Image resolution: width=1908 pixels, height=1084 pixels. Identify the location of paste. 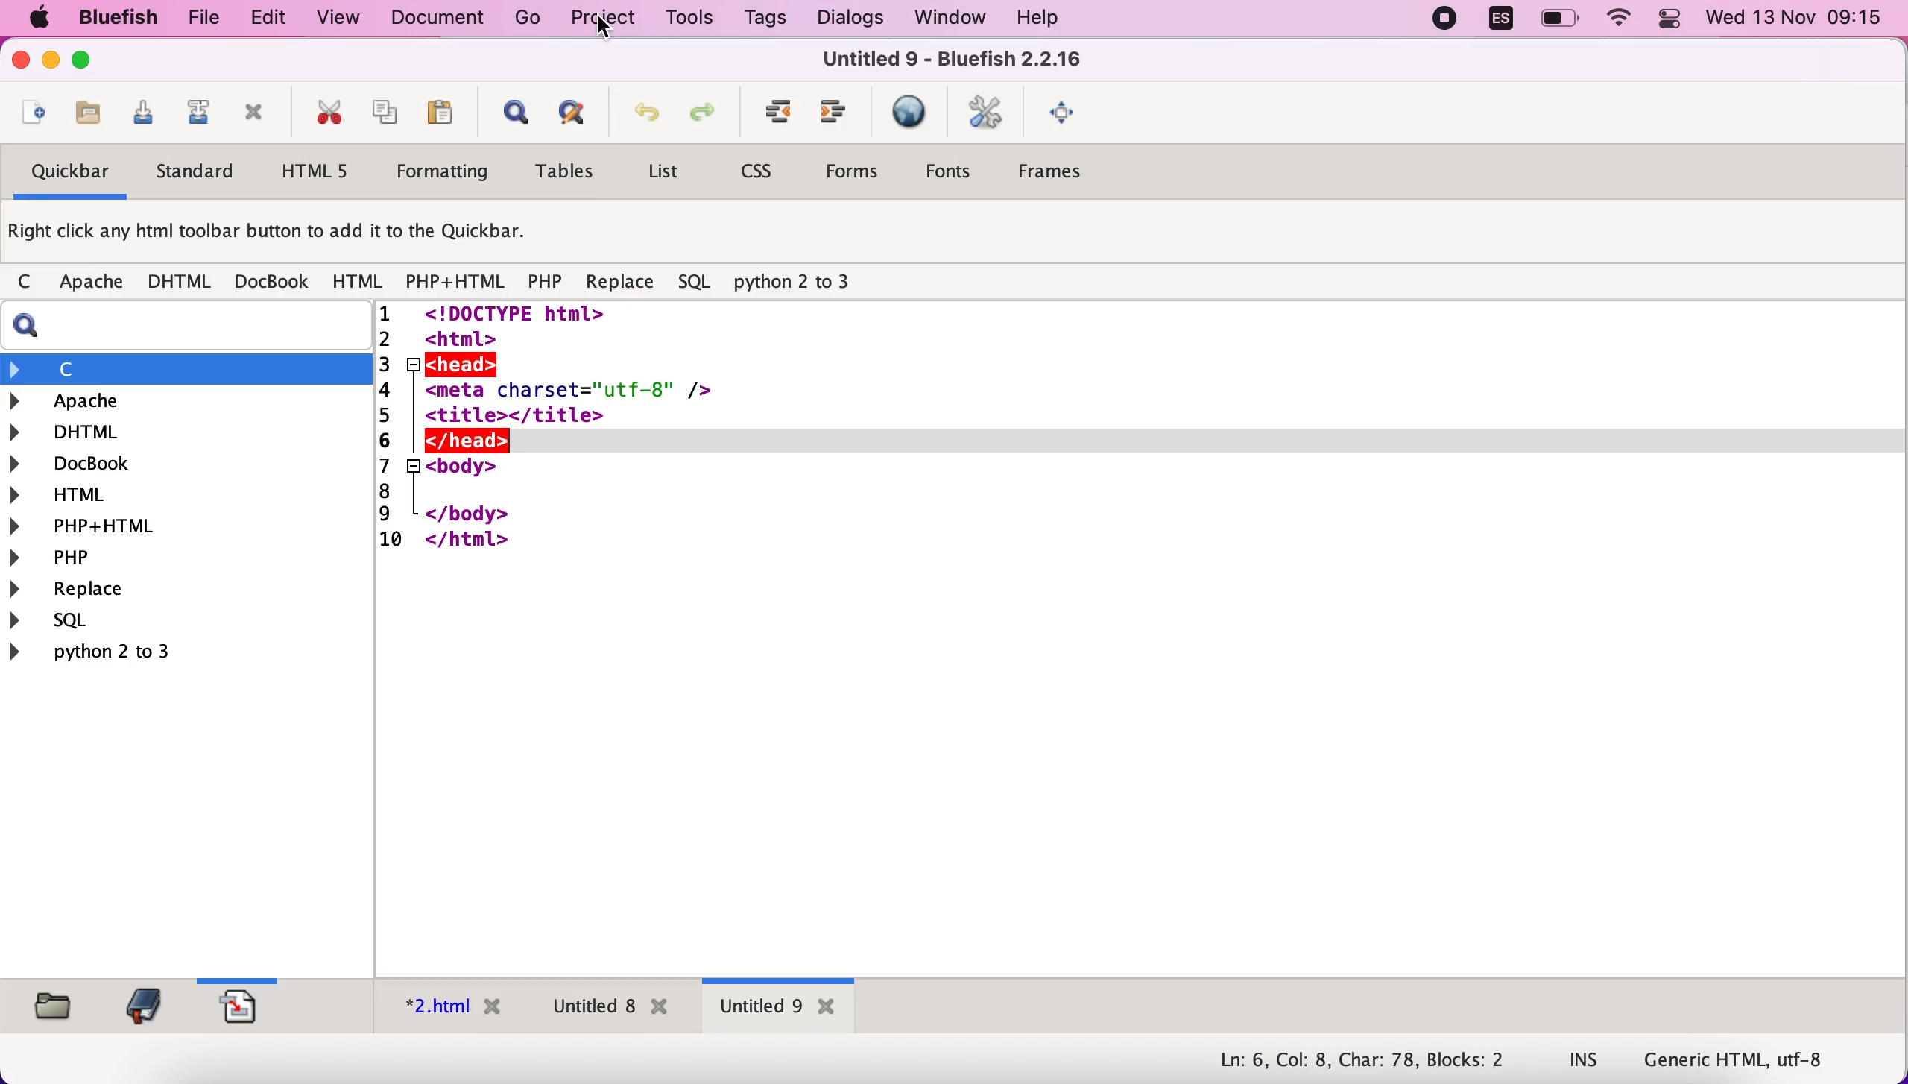
(437, 116).